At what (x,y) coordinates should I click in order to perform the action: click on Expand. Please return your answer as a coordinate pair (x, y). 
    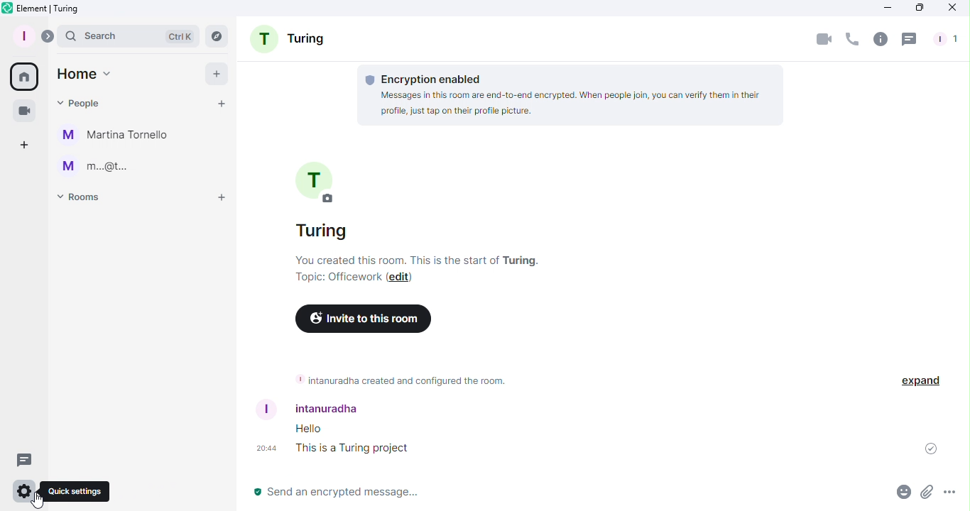
    Looking at the image, I should click on (919, 381).